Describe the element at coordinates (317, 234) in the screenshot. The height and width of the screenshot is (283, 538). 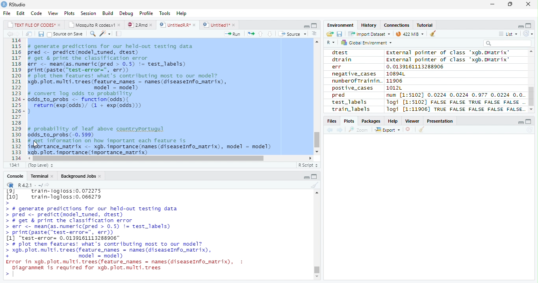
I see `Scroll` at that location.